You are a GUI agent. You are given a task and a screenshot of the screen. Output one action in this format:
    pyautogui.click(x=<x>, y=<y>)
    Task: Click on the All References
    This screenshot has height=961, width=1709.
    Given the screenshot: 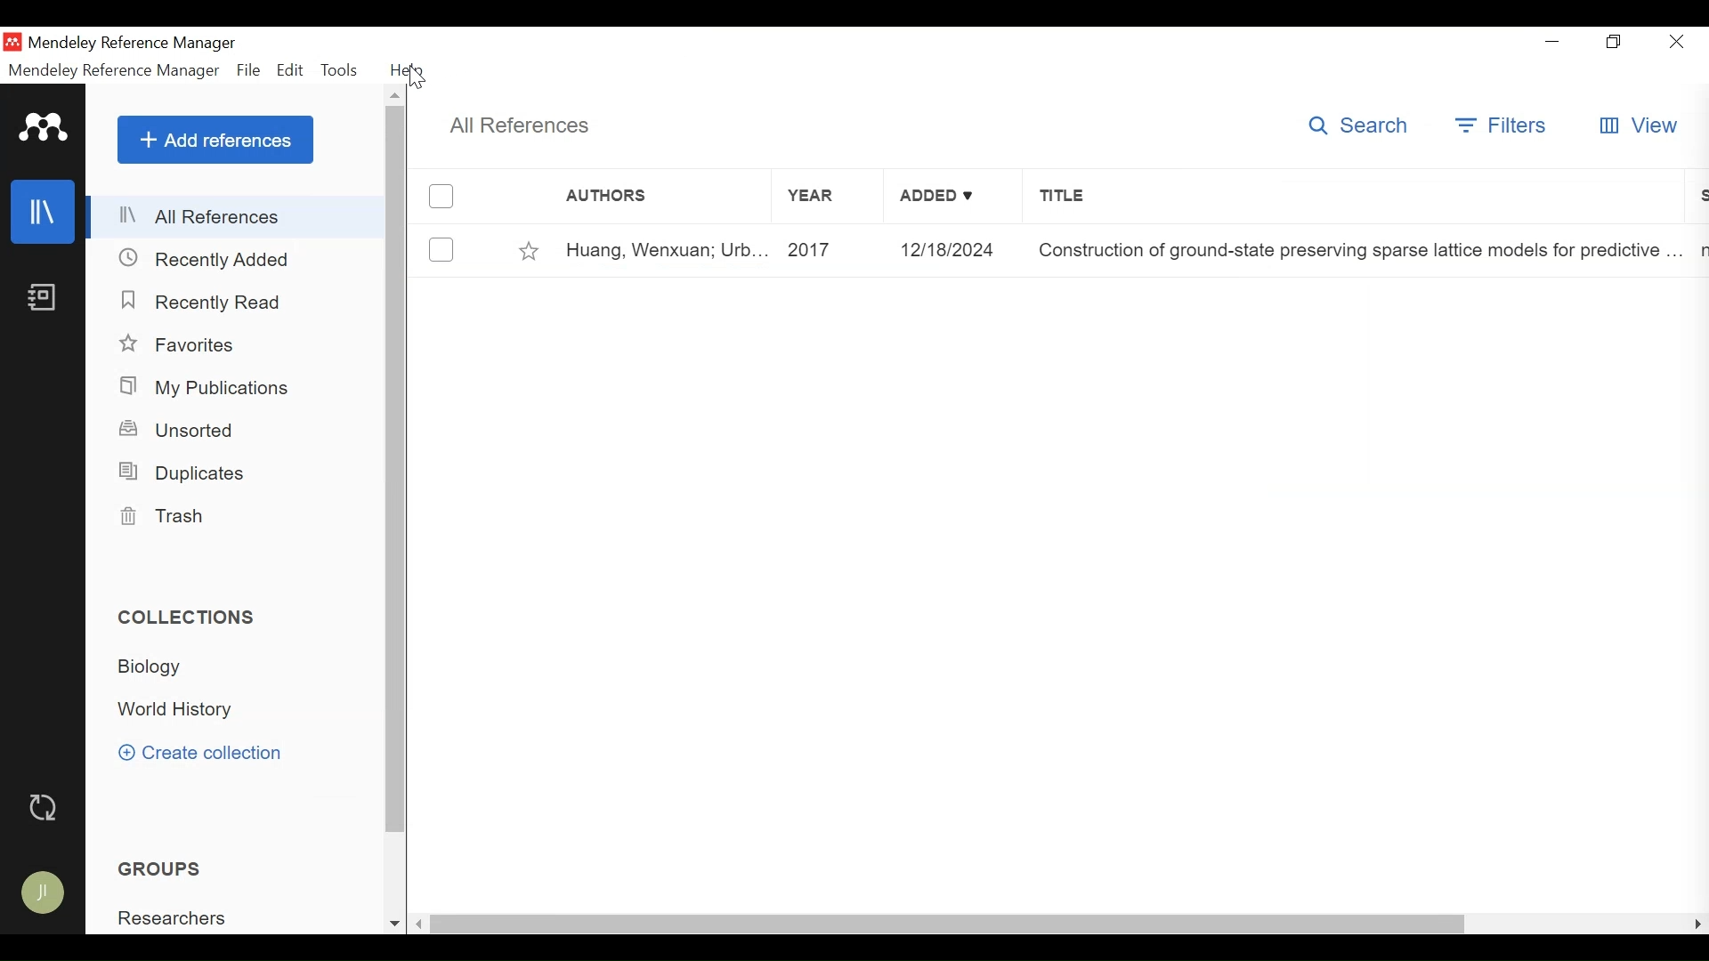 What is the action you would take?
    pyautogui.click(x=237, y=216)
    